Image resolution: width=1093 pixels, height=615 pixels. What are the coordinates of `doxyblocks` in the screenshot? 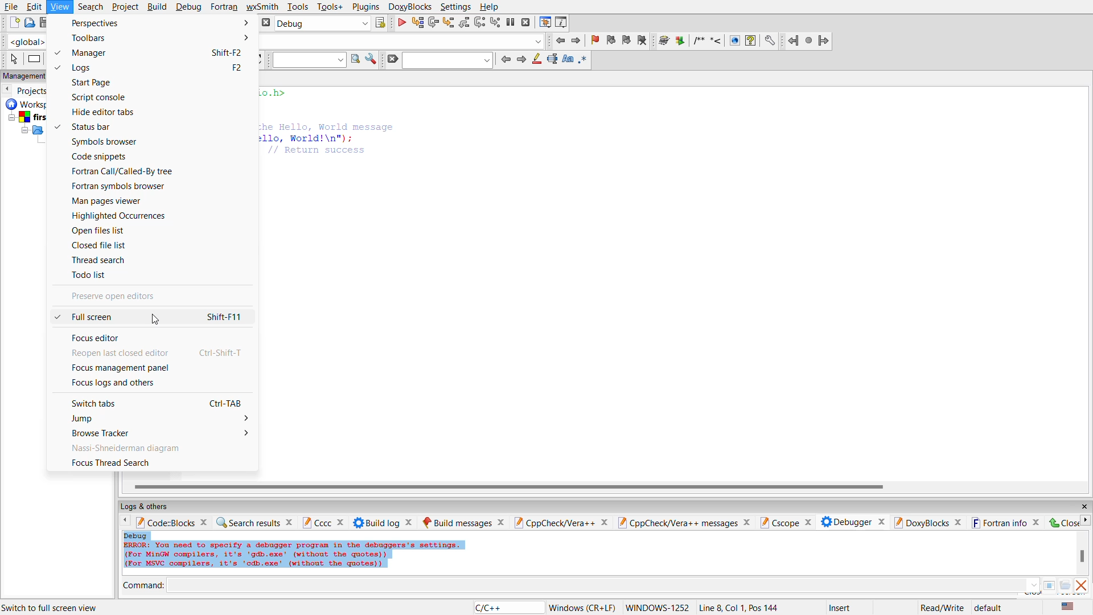 It's located at (412, 7).